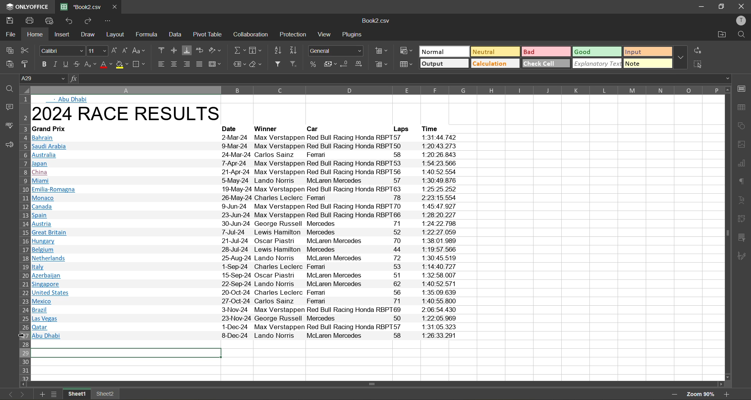  What do you see at coordinates (244, 310) in the screenshot?
I see `text info` at bounding box center [244, 310].